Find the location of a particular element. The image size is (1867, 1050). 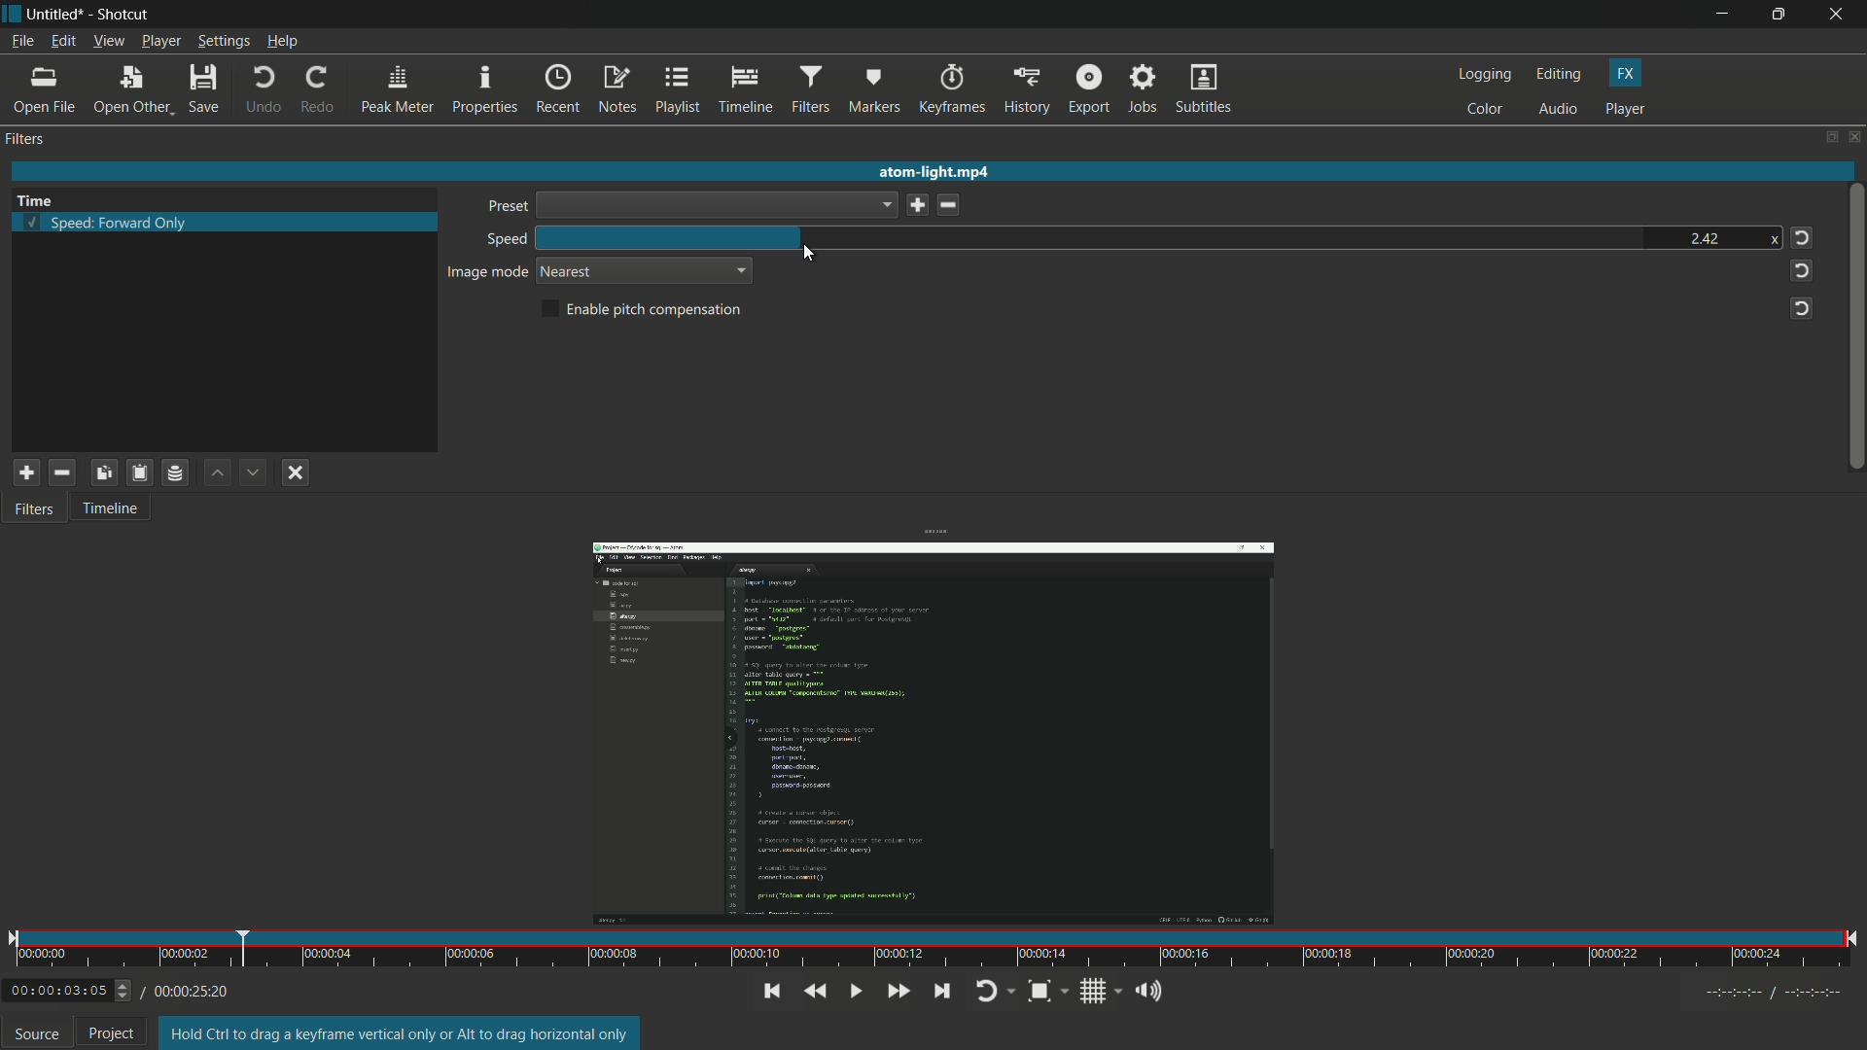

Time is located at coordinates (45, 197).